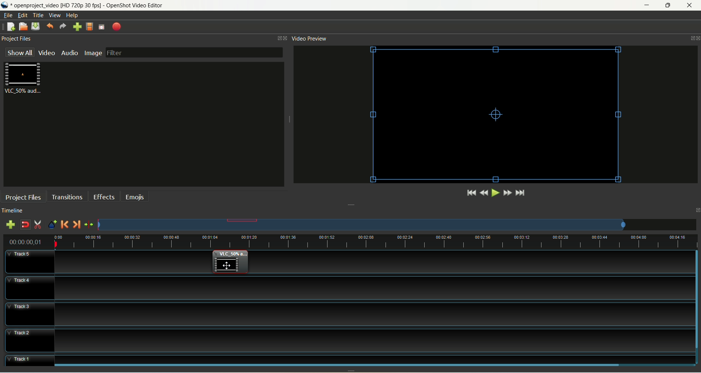 The height and width of the screenshot is (373, 701). Describe the element at coordinates (50, 27) in the screenshot. I see `undo` at that location.